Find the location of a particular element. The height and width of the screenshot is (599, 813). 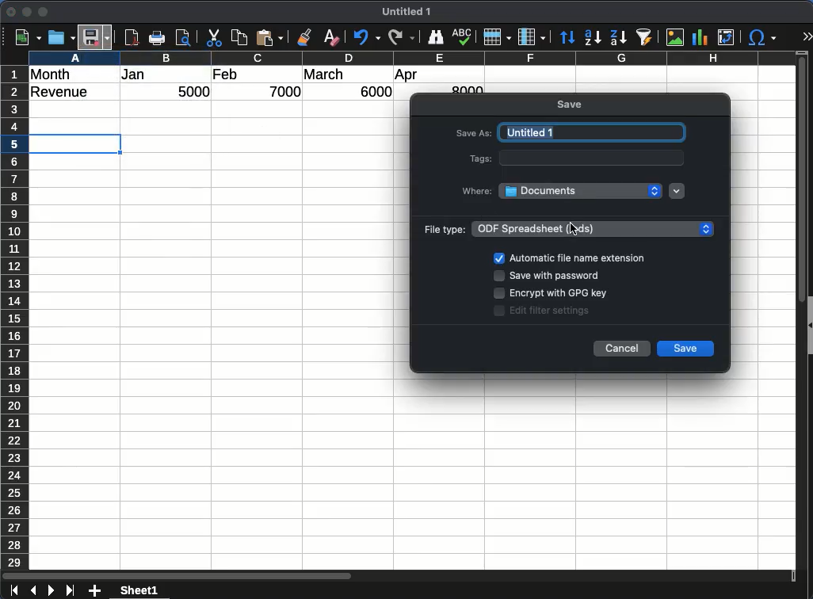

undo is located at coordinates (365, 38).